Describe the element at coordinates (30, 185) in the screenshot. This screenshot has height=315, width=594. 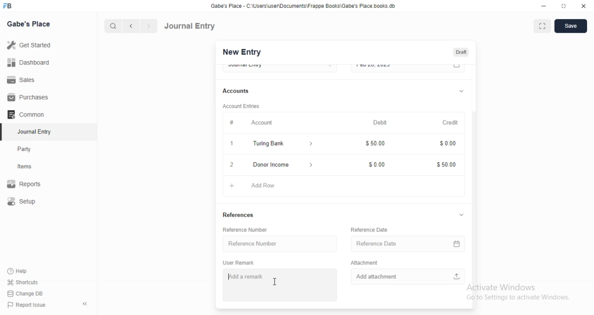
I see `Reports` at that location.